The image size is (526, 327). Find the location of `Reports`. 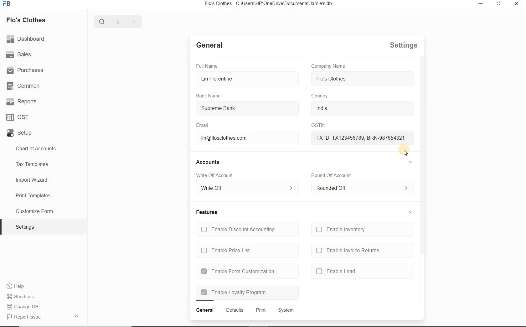

Reports is located at coordinates (23, 101).